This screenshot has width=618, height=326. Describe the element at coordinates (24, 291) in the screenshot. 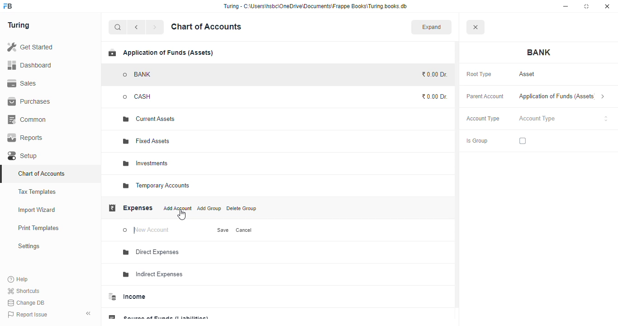

I see `shortcuts` at that location.